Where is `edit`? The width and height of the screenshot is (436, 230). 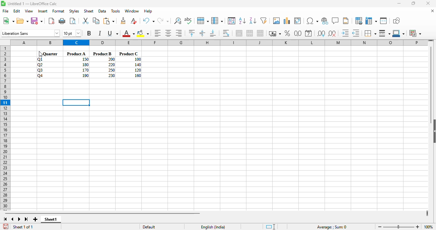
edit is located at coordinates (17, 11).